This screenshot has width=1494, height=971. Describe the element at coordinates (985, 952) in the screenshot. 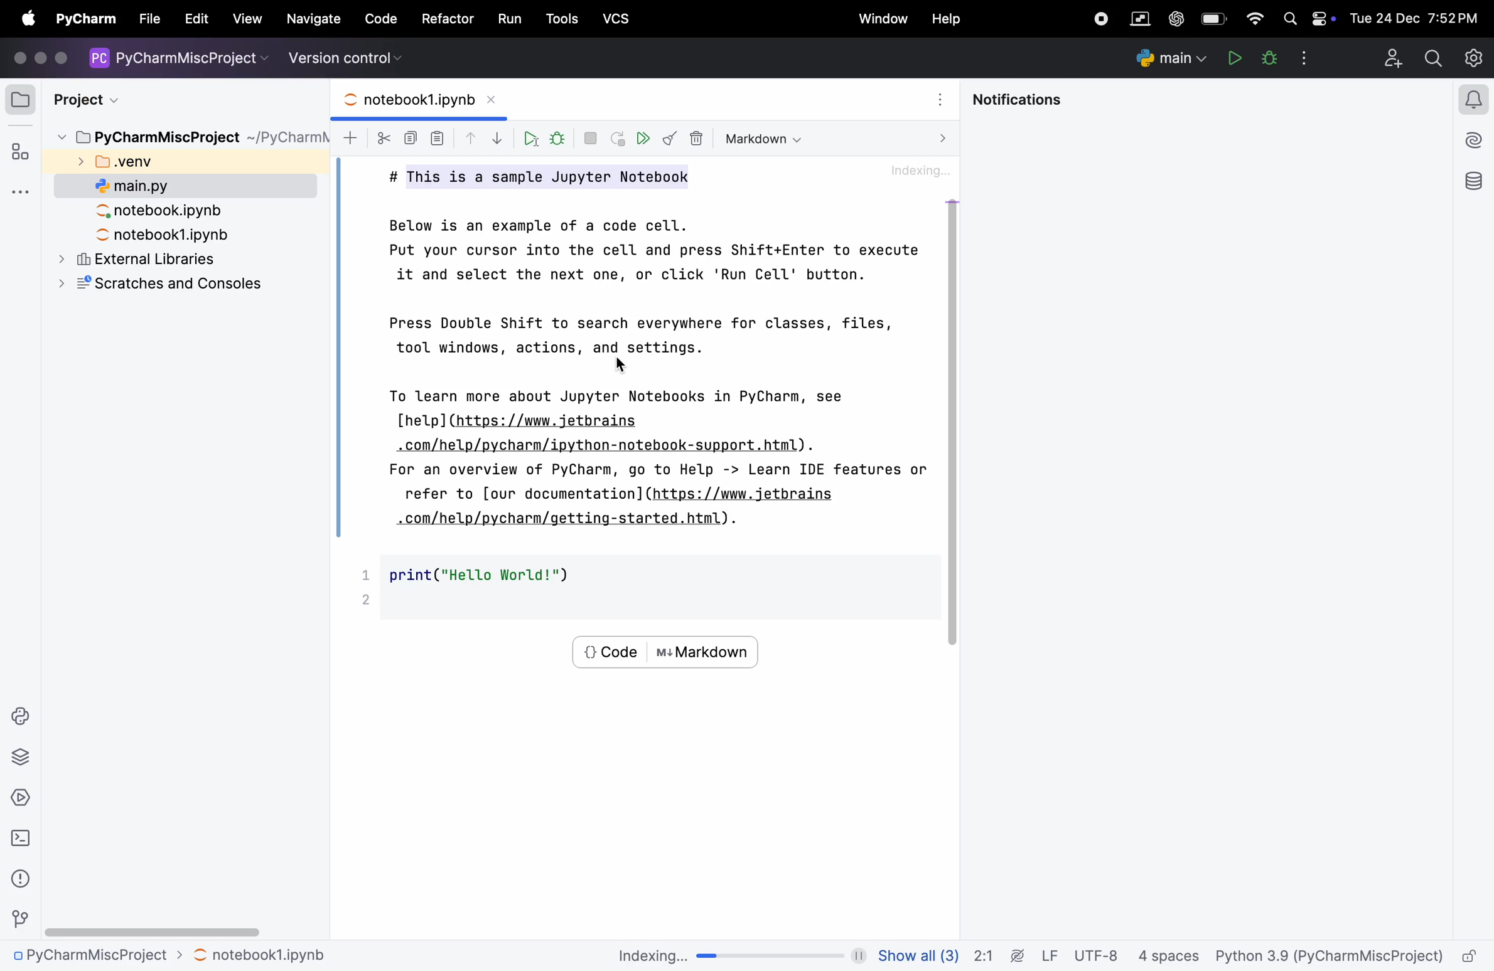

I see `2:1` at that location.